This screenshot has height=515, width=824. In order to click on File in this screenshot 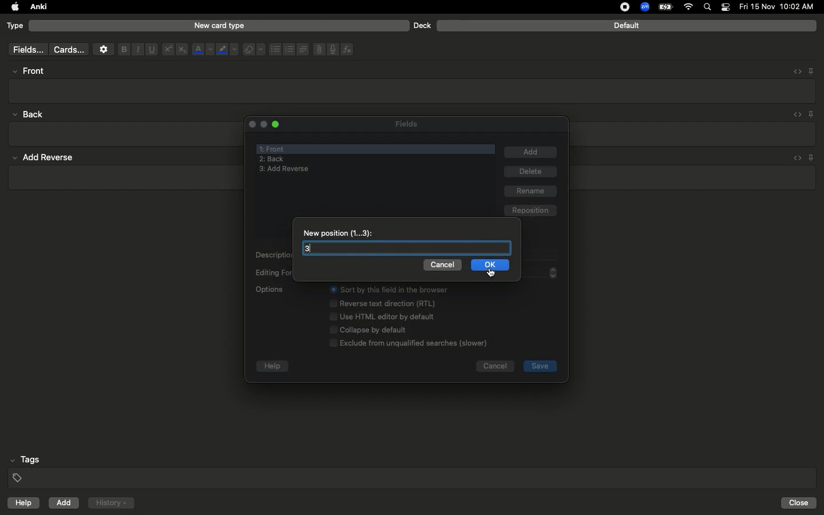, I will do `click(317, 49)`.